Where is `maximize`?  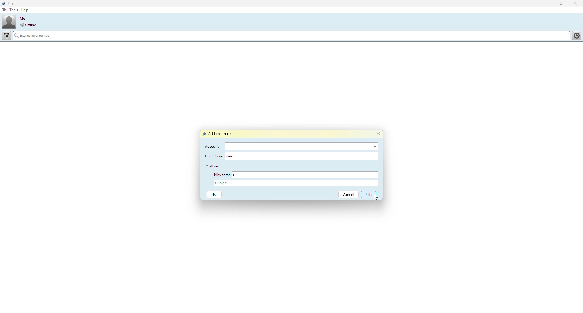 maximize is located at coordinates (561, 4).